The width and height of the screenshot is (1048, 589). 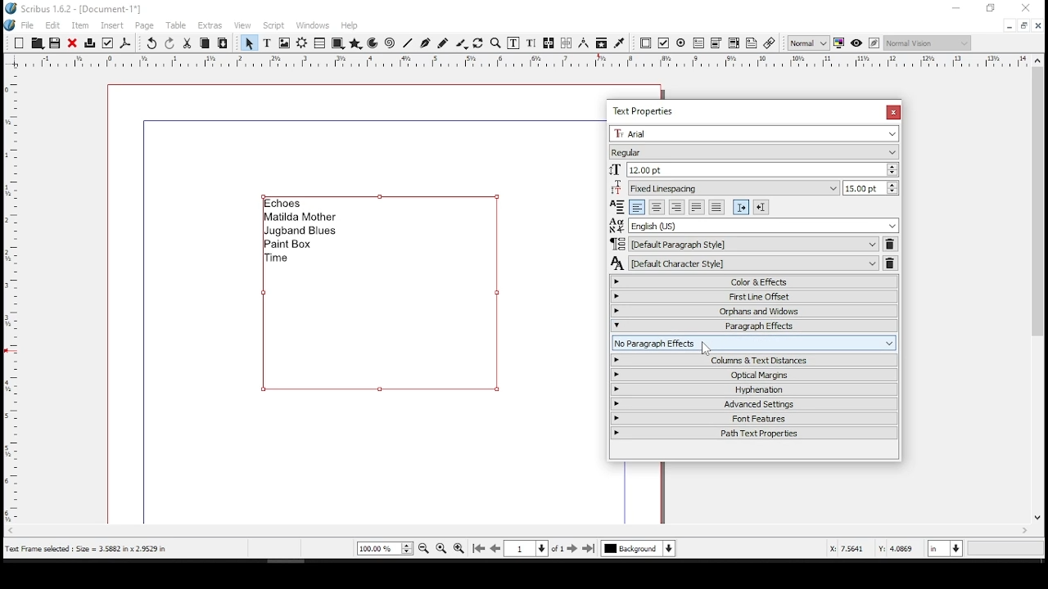 What do you see at coordinates (462, 43) in the screenshot?
I see `calligraphy lines` at bounding box center [462, 43].